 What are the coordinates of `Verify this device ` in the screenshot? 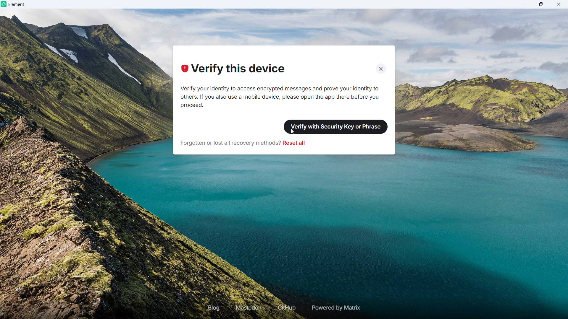 It's located at (238, 69).